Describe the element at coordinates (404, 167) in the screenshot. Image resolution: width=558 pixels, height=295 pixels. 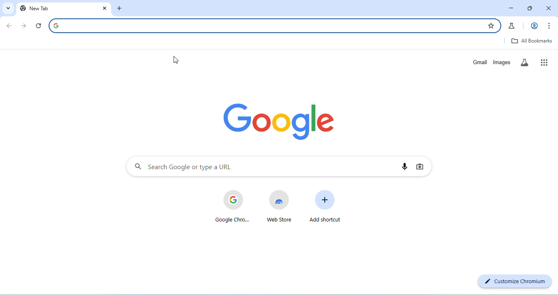
I see `voice search` at that location.